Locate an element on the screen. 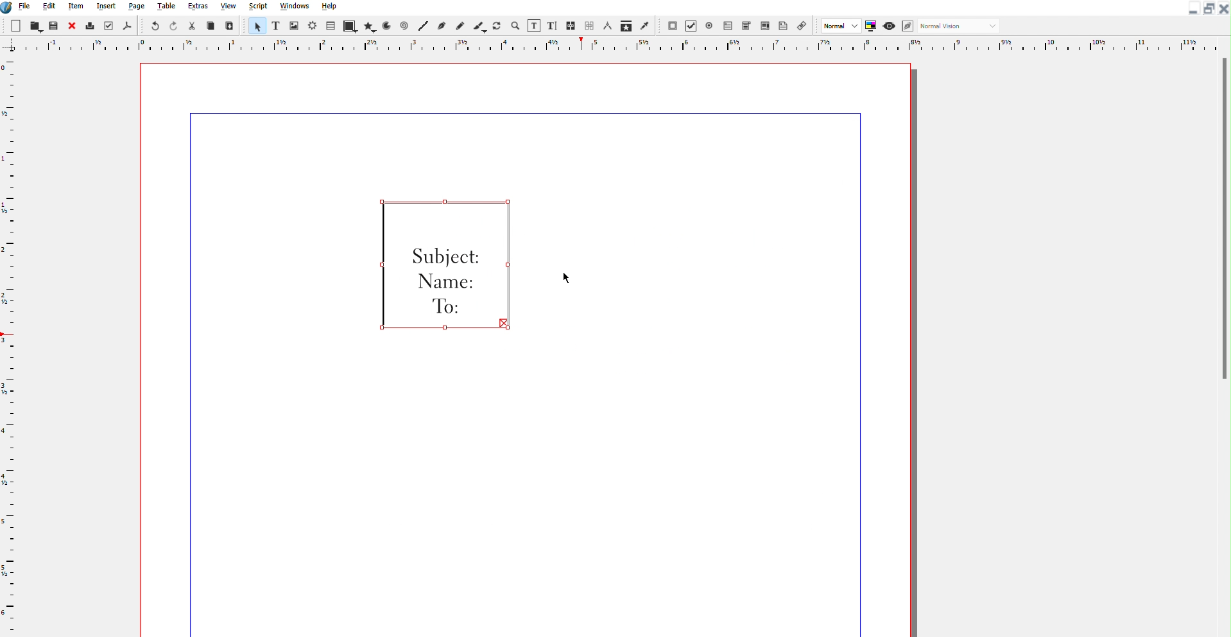 The width and height of the screenshot is (1231, 637). Maximize is located at coordinates (1207, 8).